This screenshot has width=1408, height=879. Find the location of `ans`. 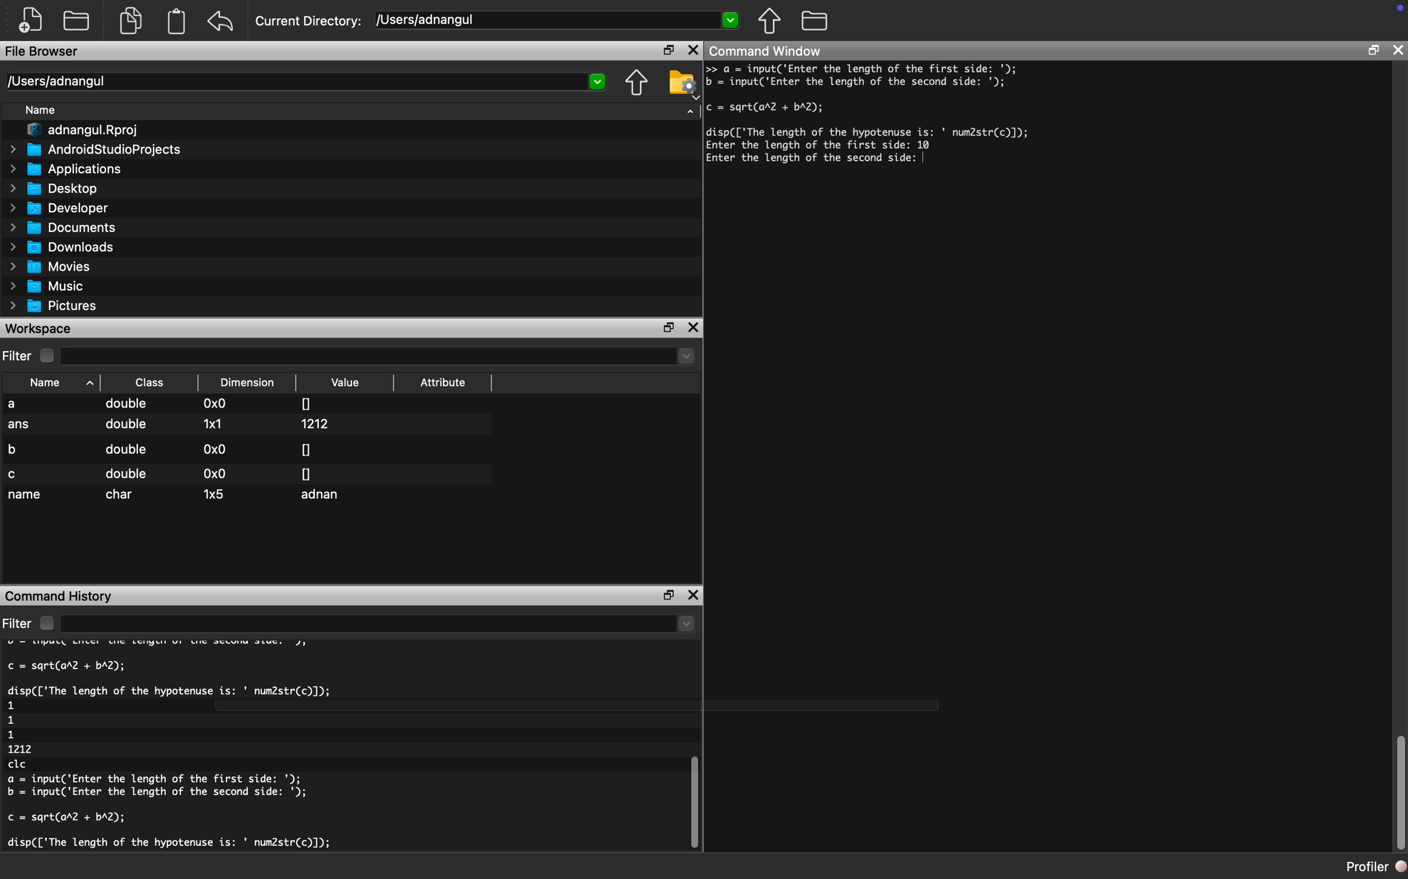

ans is located at coordinates (20, 426).